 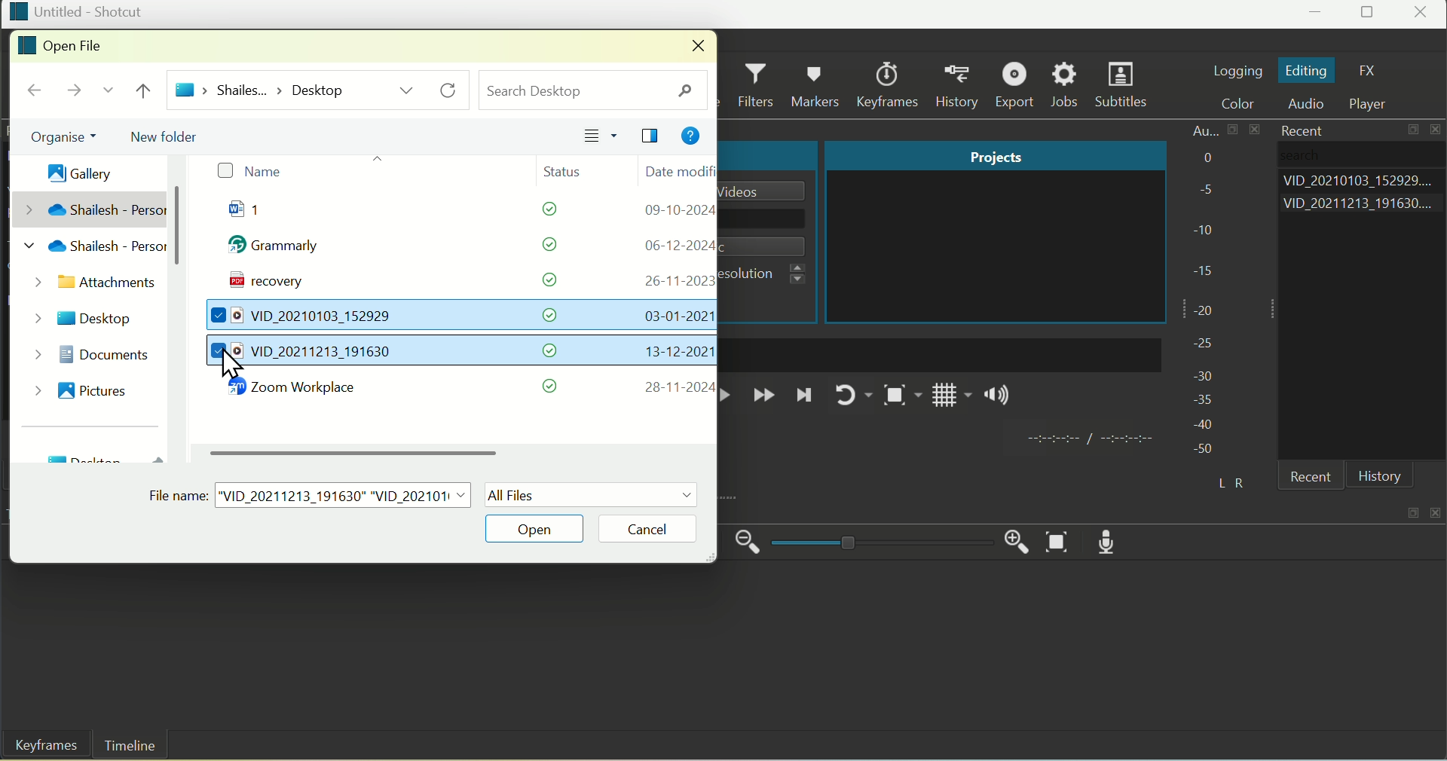 What do you see at coordinates (1017, 84) in the screenshot?
I see `Export` at bounding box center [1017, 84].